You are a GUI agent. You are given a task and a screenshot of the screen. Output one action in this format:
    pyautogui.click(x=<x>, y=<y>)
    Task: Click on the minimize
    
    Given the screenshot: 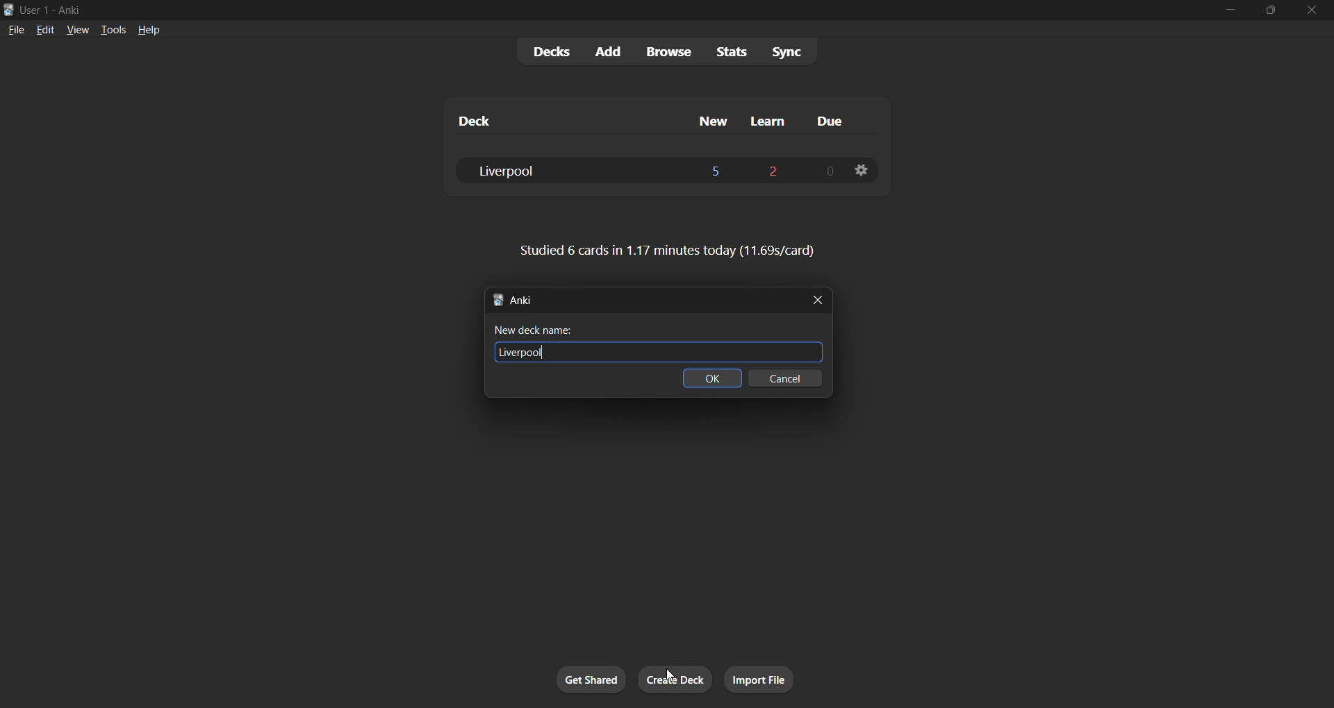 What is the action you would take?
    pyautogui.click(x=1222, y=12)
    